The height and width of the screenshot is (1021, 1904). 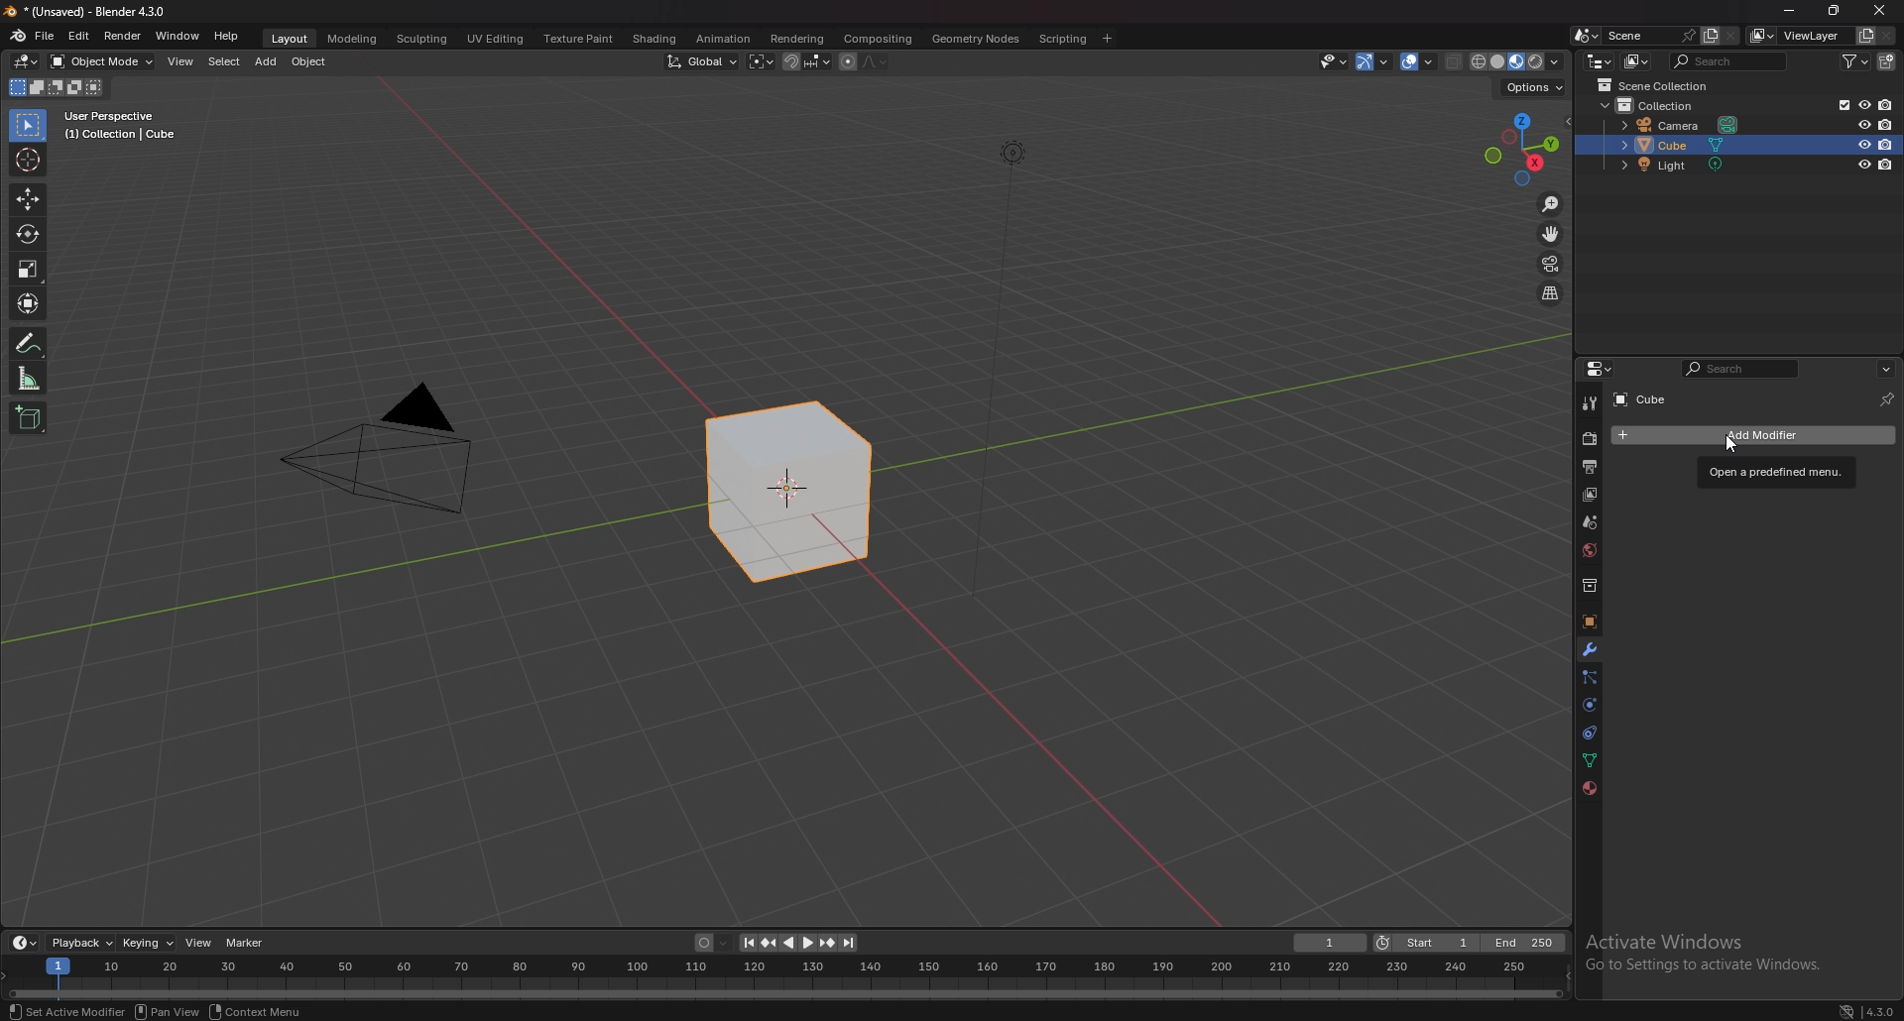 I want to click on rendering, so click(x=797, y=39).